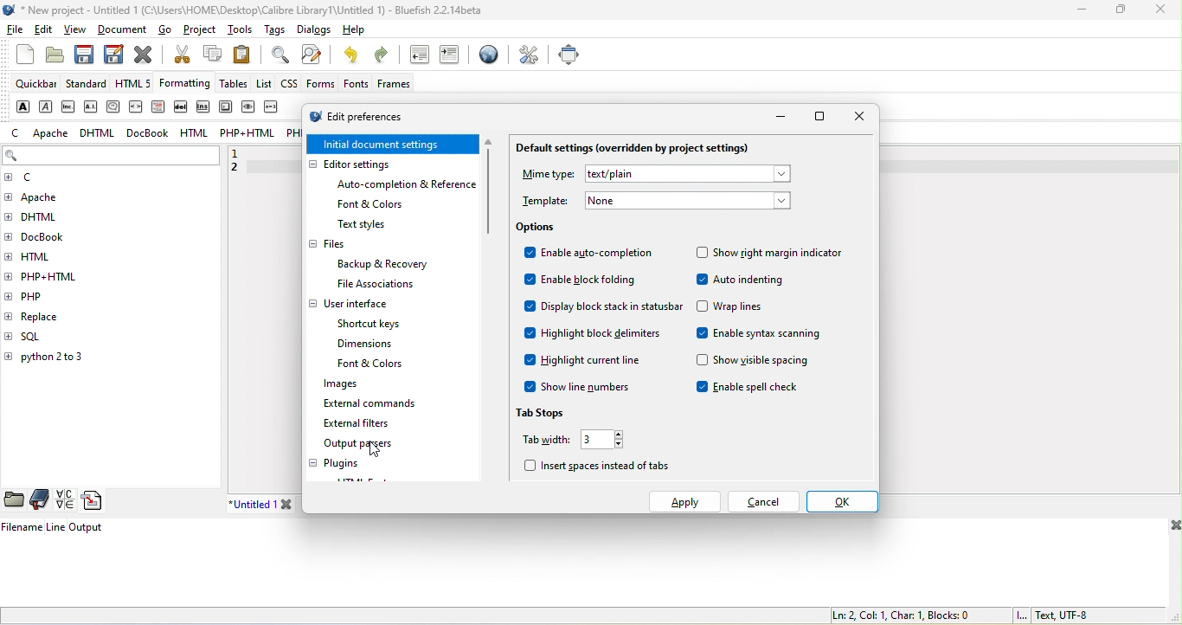  What do you see at coordinates (46, 220) in the screenshot?
I see `dhtml` at bounding box center [46, 220].